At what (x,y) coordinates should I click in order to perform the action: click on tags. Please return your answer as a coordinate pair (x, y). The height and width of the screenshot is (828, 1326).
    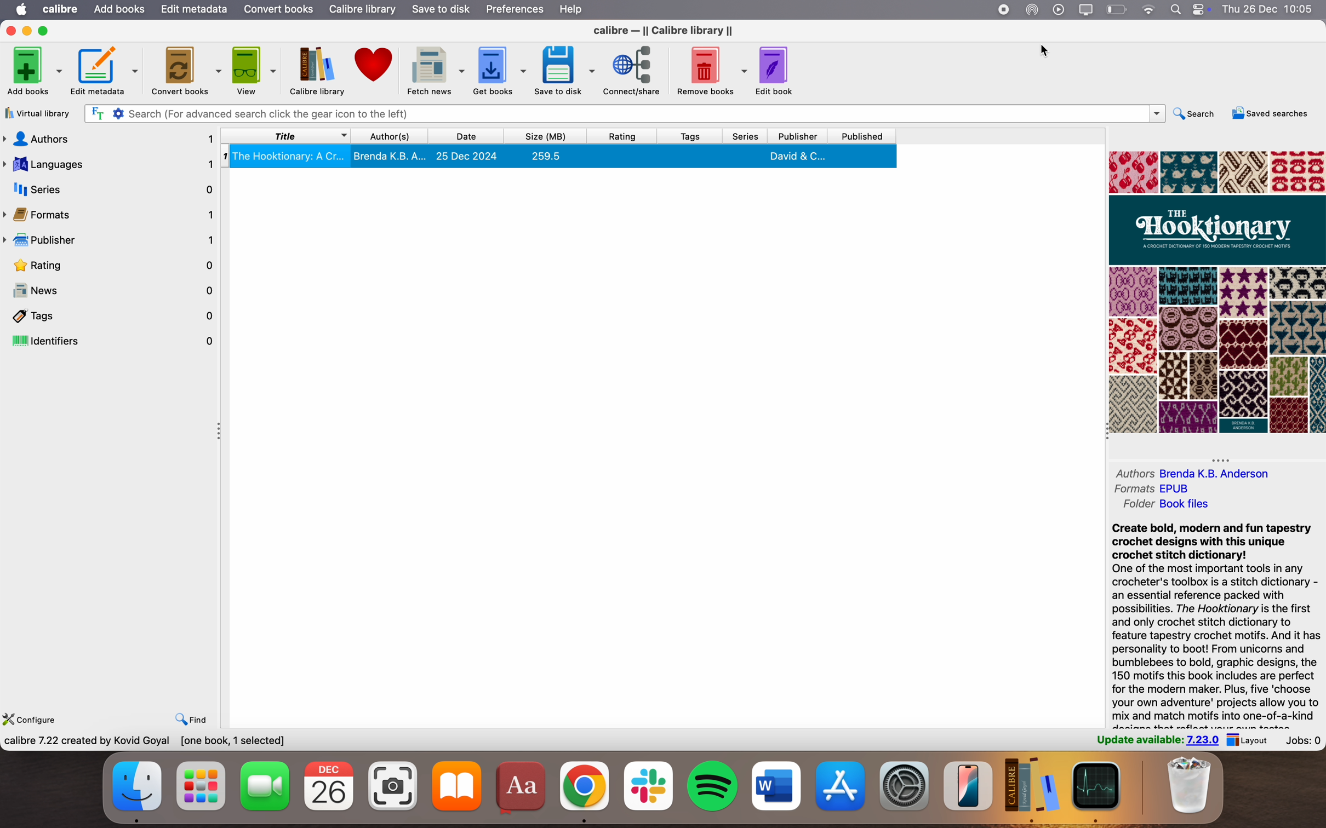
    Looking at the image, I should click on (692, 136).